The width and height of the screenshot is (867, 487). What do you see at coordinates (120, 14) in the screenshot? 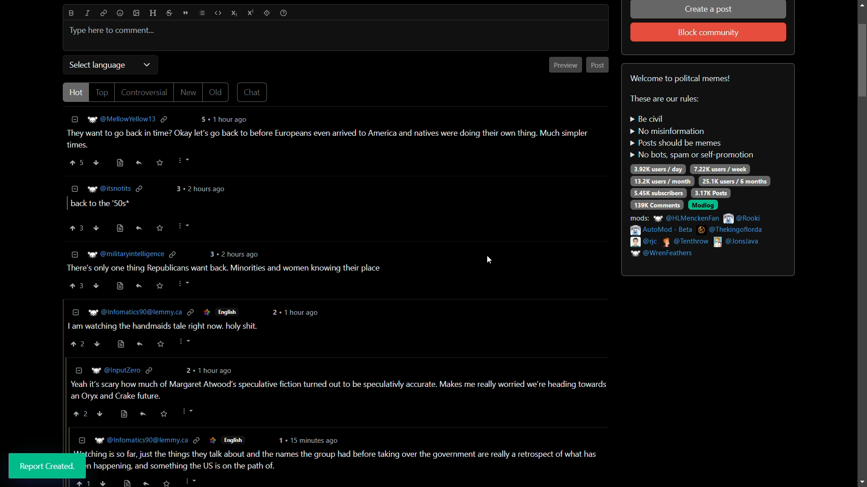
I see `emoji` at bounding box center [120, 14].